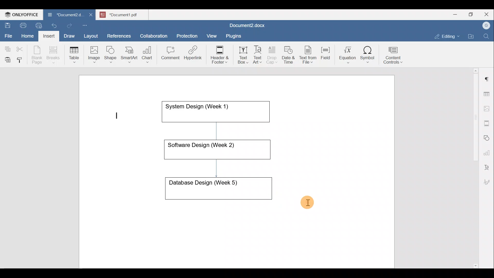  What do you see at coordinates (212, 34) in the screenshot?
I see `View` at bounding box center [212, 34].